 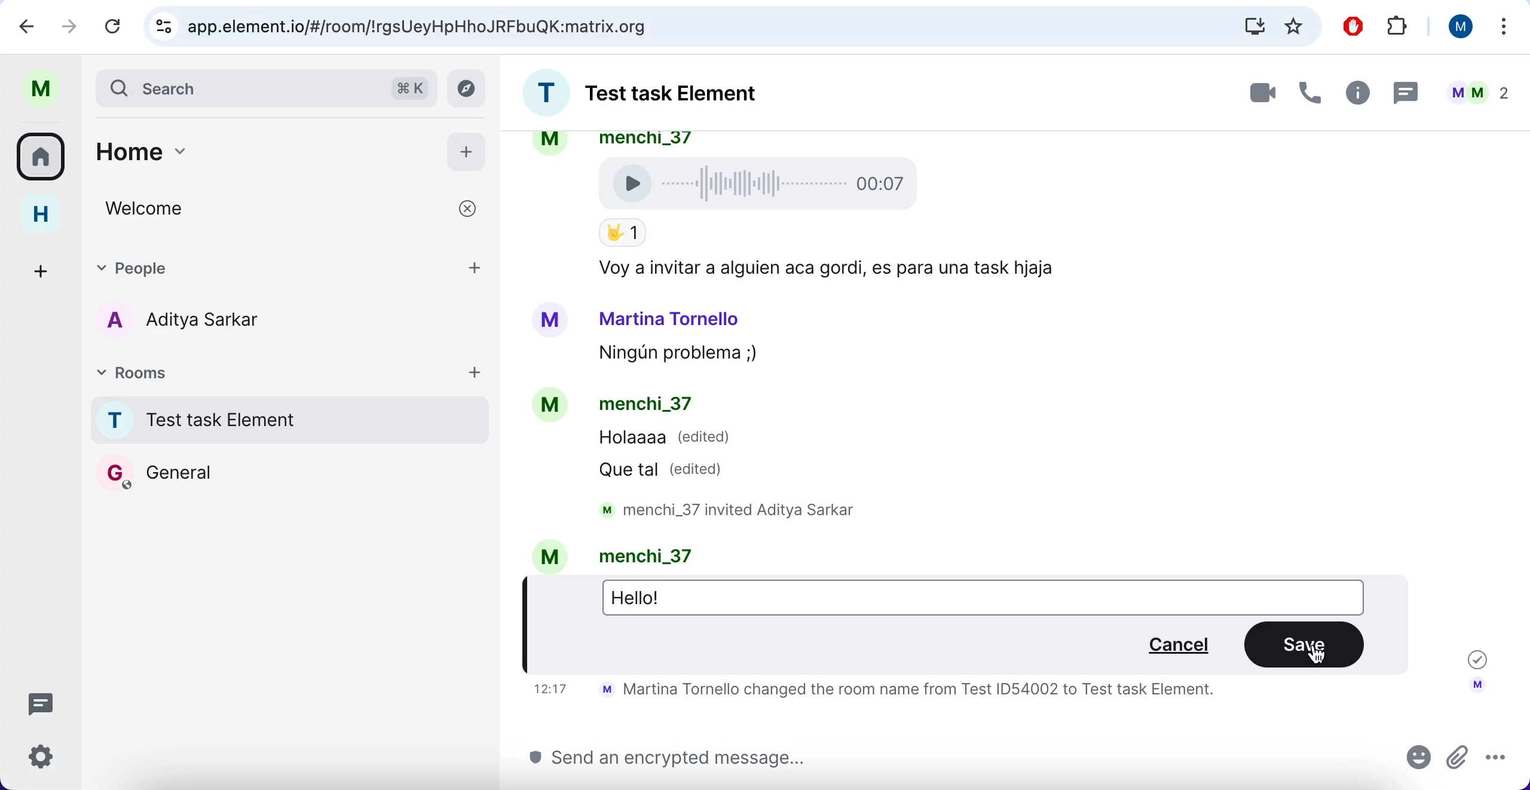 I want to click on hello! - edits made, so click(x=644, y=598).